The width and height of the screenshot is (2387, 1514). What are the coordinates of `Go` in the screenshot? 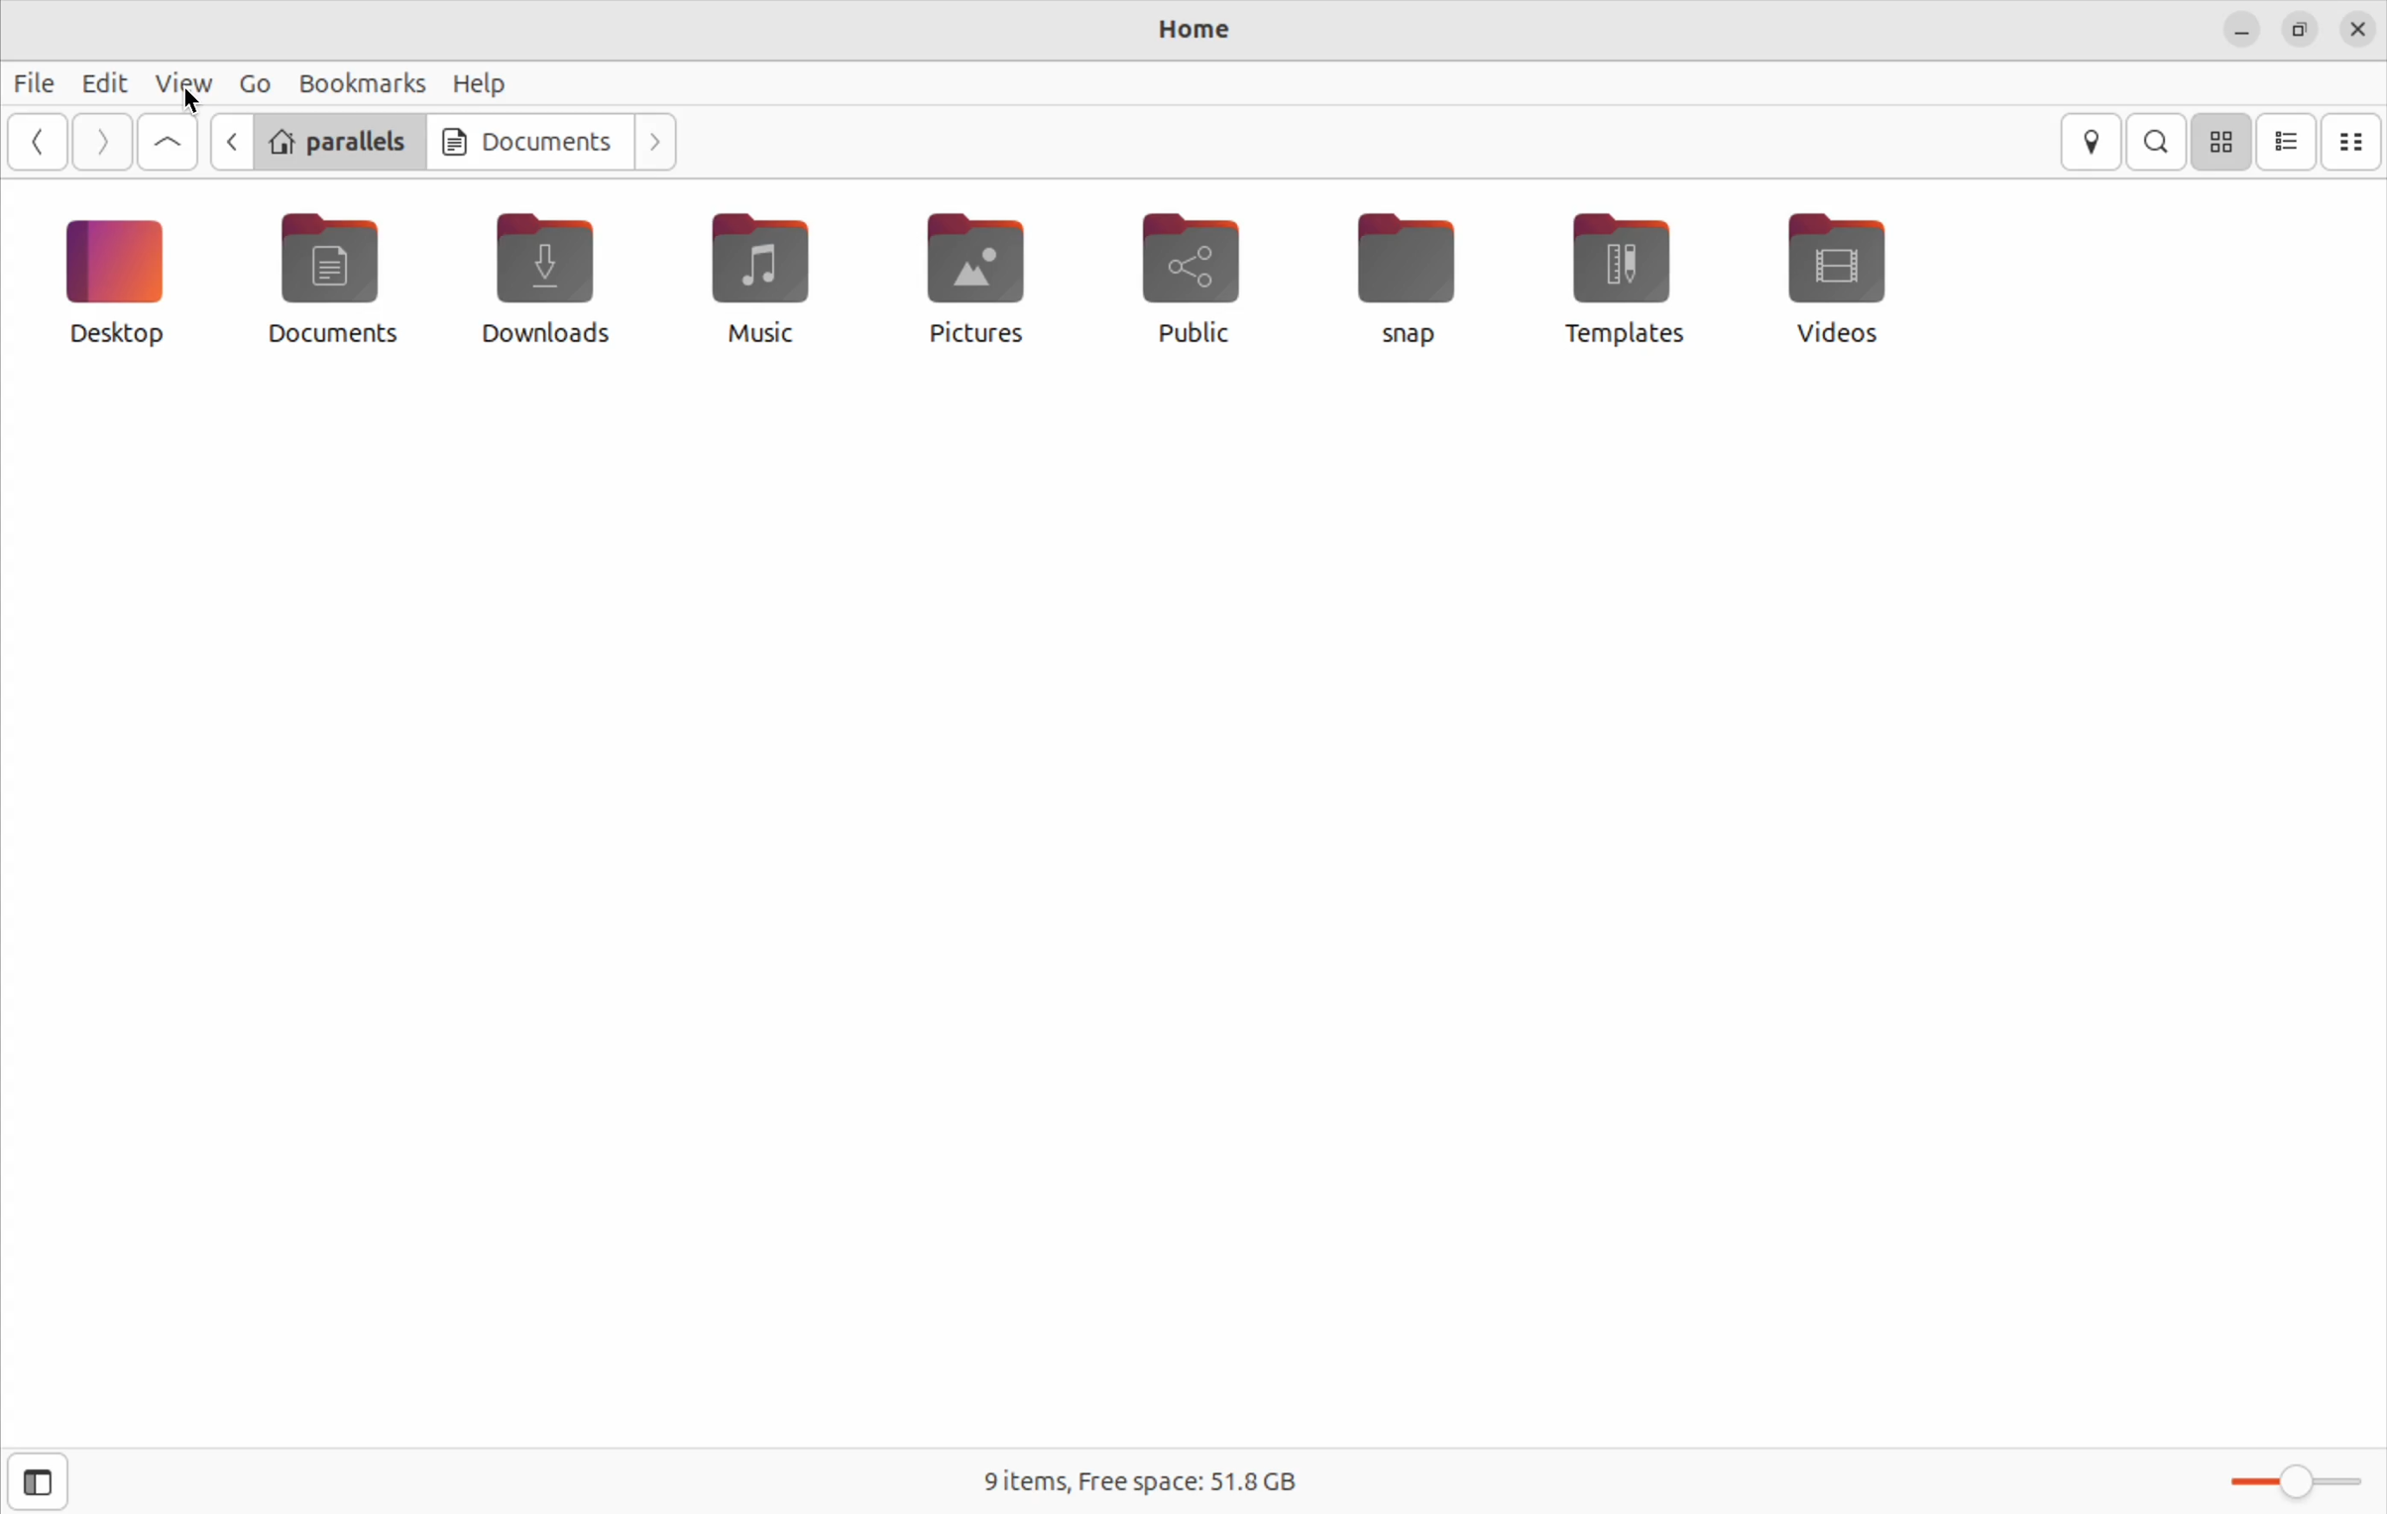 It's located at (253, 82).